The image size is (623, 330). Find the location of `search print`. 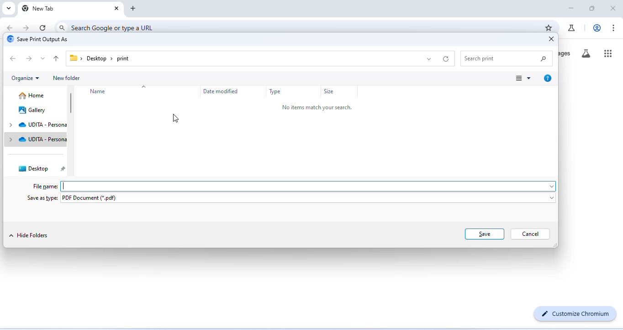

search print is located at coordinates (507, 58).